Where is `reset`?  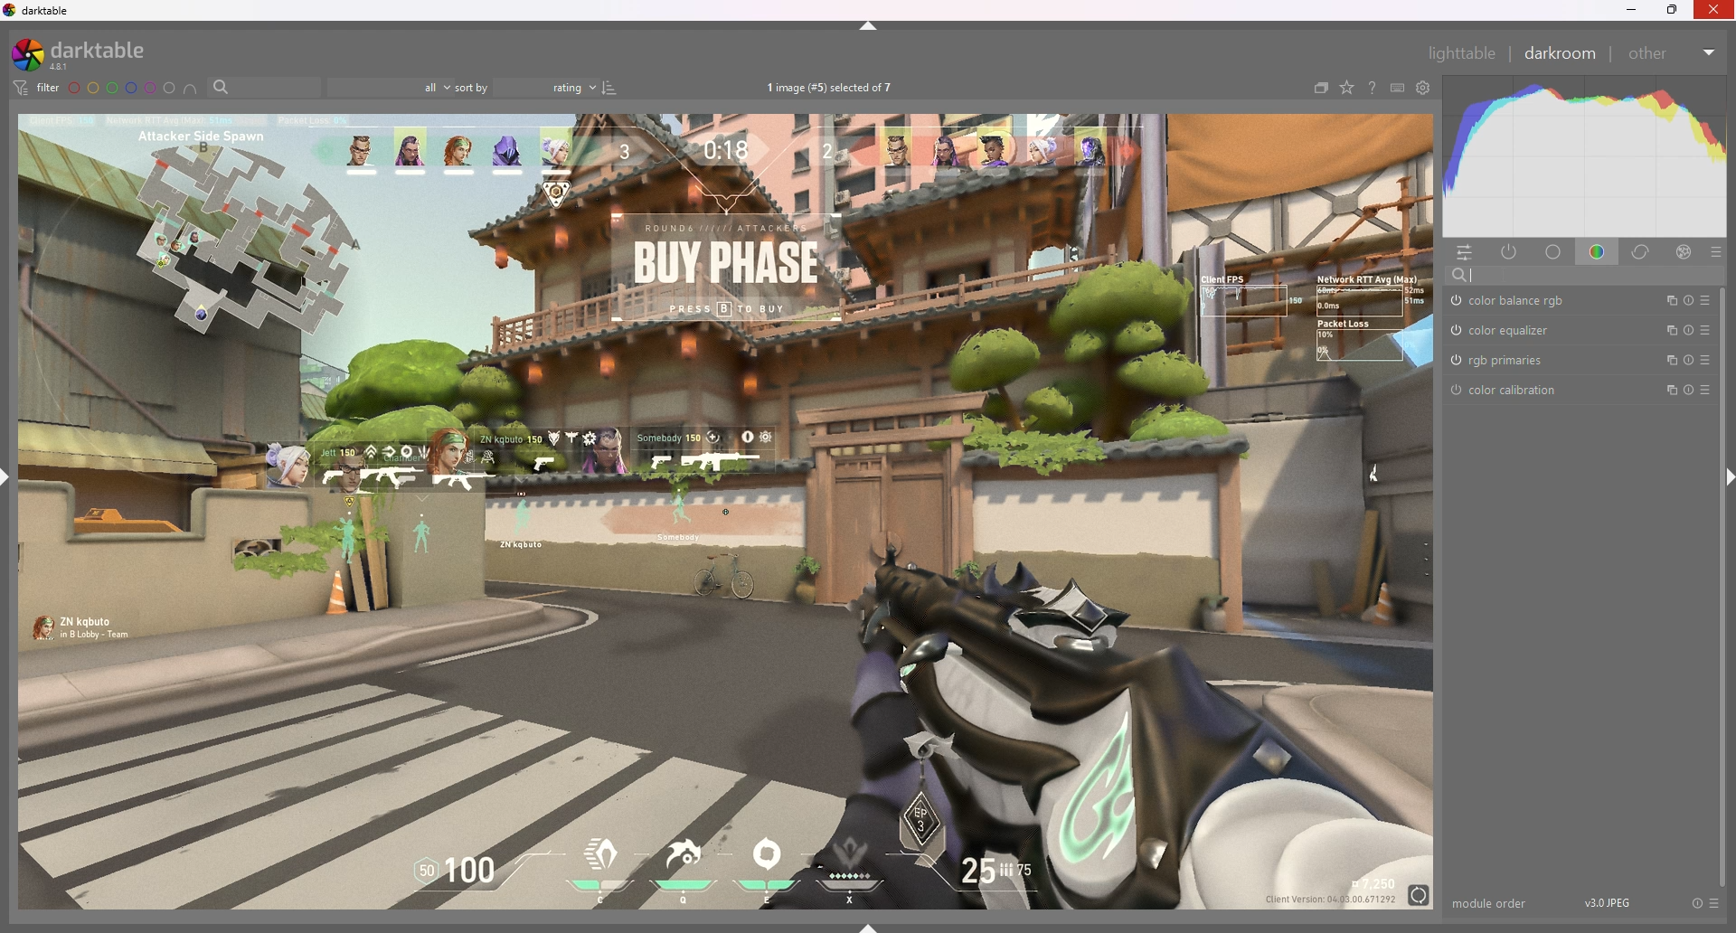
reset is located at coordinates (1696, 904).